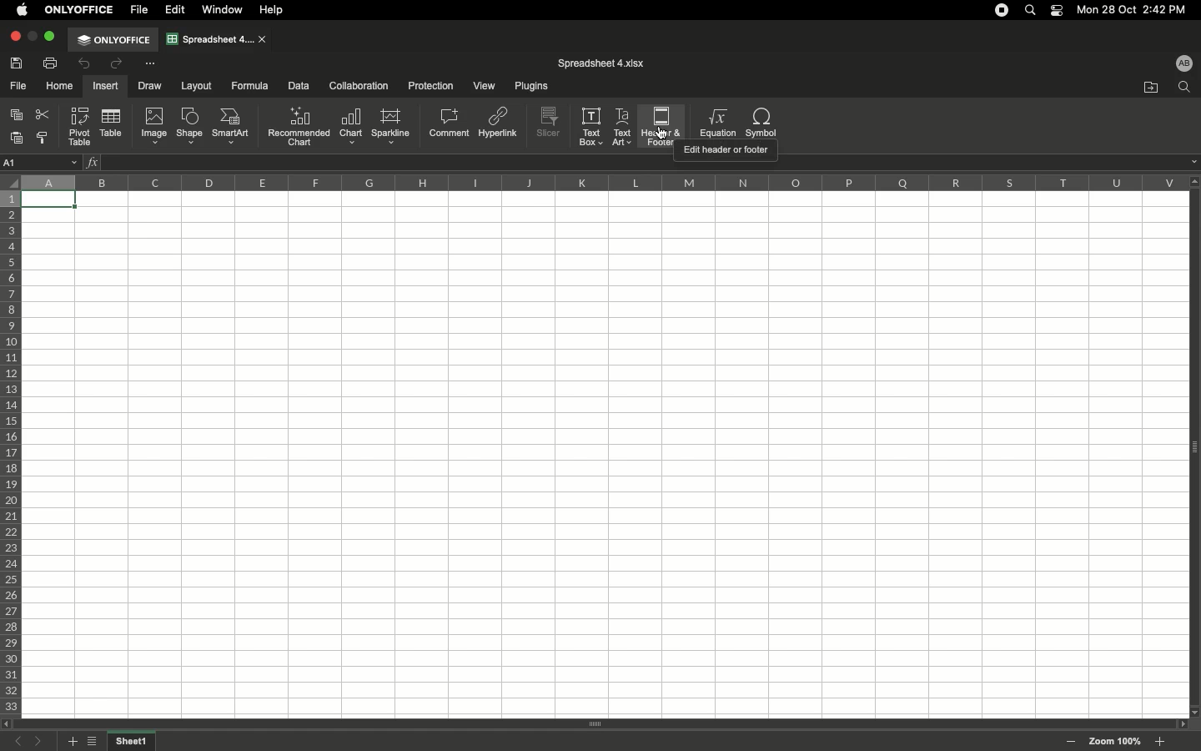 Image resolution: width=1201 pixels, height=751 pixels. What do you see at coordinates (113, 40) in the screenshot?
I see `OnlyOffice tab` at bounding box center [113, 40].